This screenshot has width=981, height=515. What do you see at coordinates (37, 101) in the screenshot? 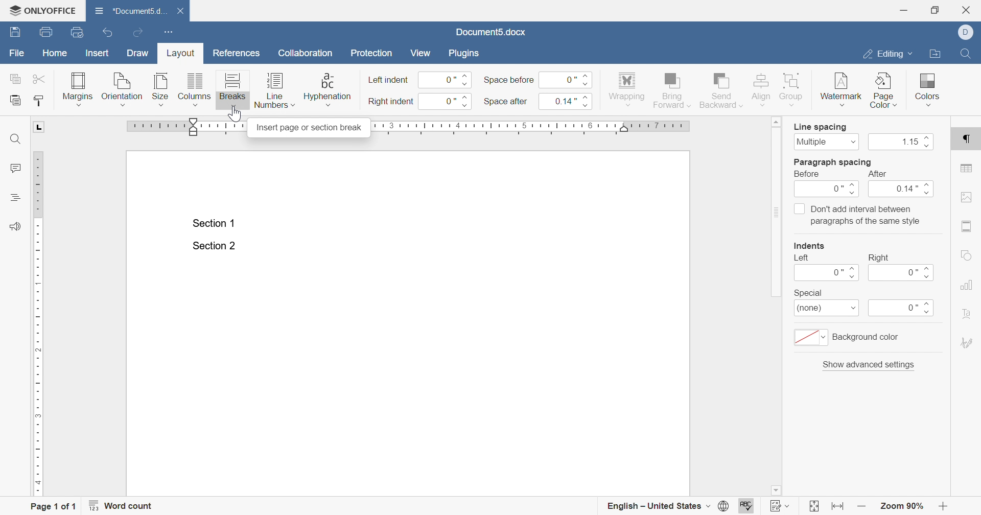
I see `copy style` at bounding box center [37, 101].